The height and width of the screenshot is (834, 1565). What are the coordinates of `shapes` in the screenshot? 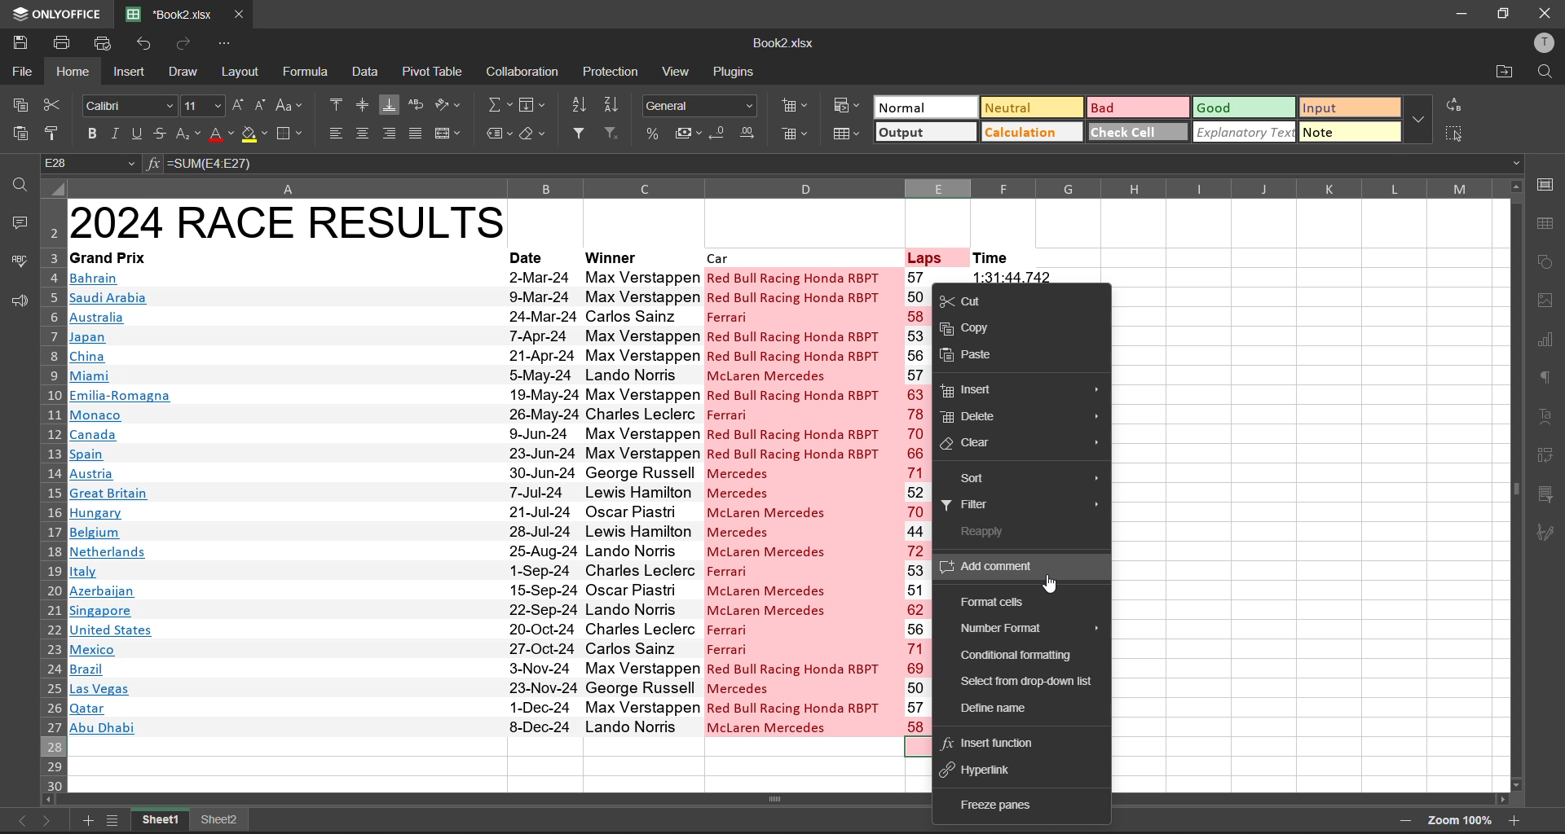 It's located at (1546, 261).